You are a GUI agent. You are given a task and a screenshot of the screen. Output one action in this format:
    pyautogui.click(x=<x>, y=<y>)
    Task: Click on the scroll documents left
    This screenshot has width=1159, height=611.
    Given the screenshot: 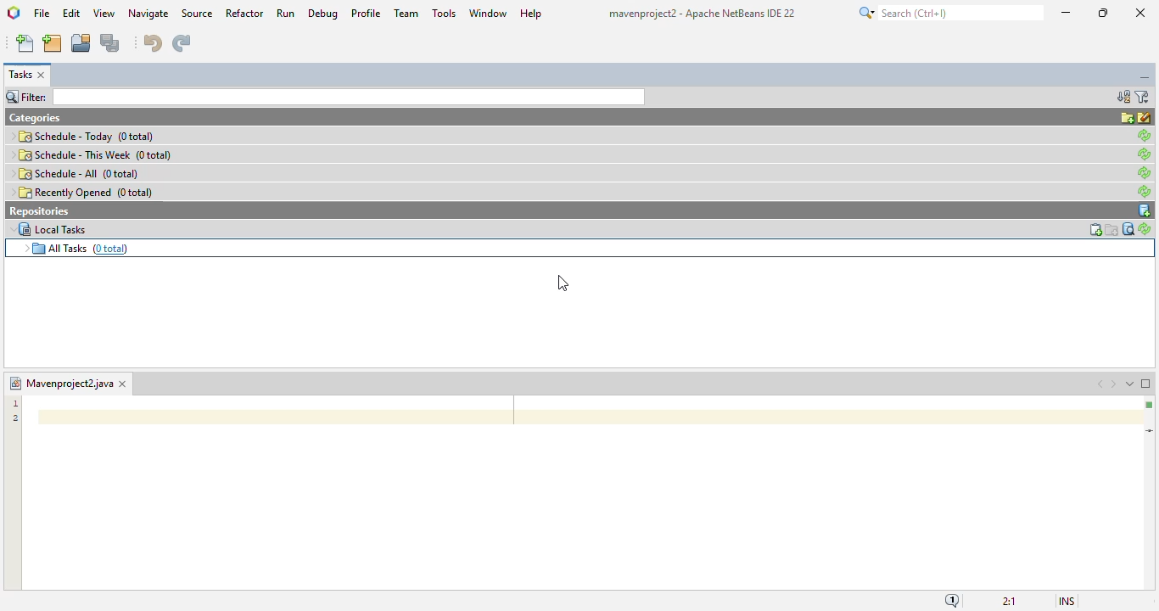 What is the action you would take?
    pyautogui.click(x=1102, y=384)
    